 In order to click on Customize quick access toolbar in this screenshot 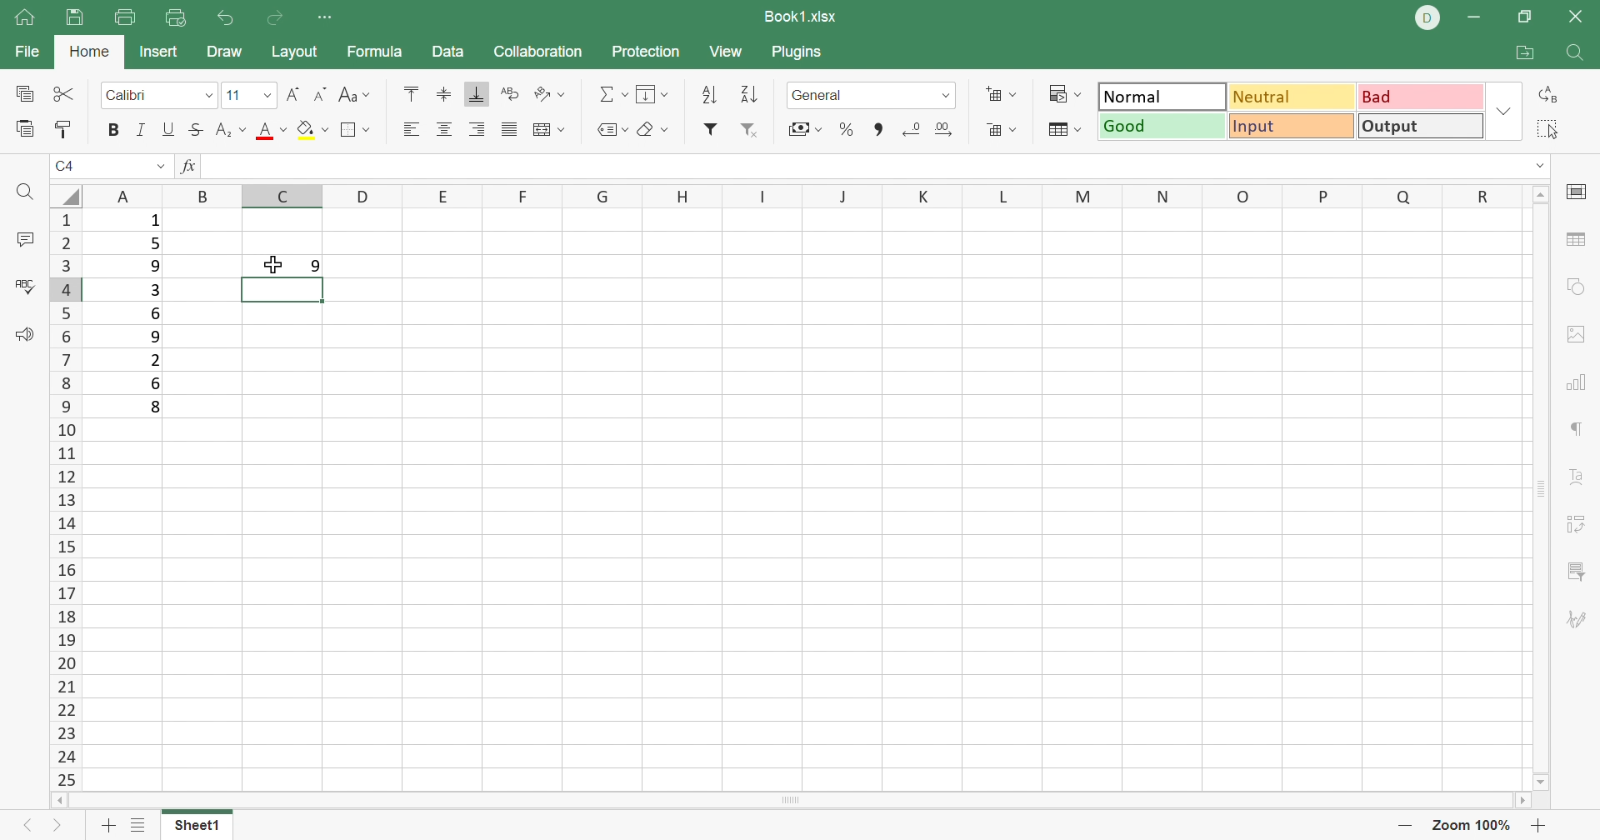, I will do `click(326, 18)`.